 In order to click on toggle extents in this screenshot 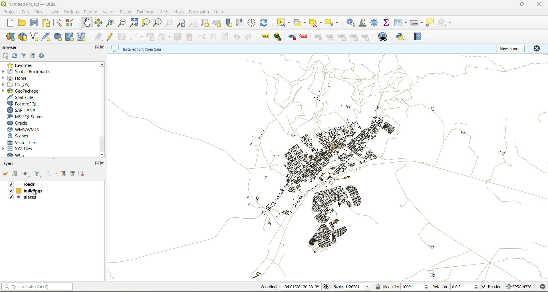, I will do `click(329, 287)`.